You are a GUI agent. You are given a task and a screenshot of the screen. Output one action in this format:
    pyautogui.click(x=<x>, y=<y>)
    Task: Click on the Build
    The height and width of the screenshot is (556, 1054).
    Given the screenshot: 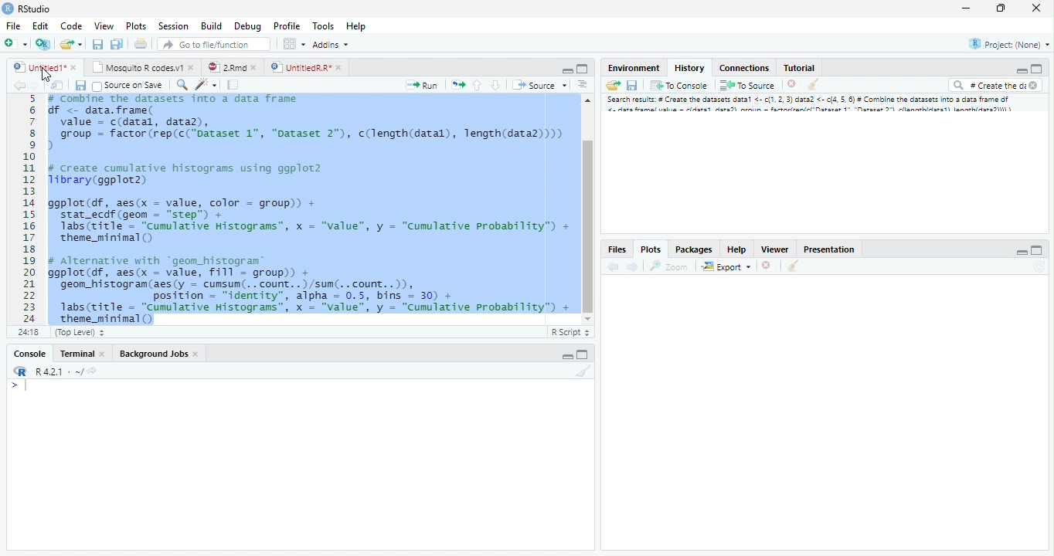 What is the action you would take?
    pyautogui.click(x=212, y=26)
    